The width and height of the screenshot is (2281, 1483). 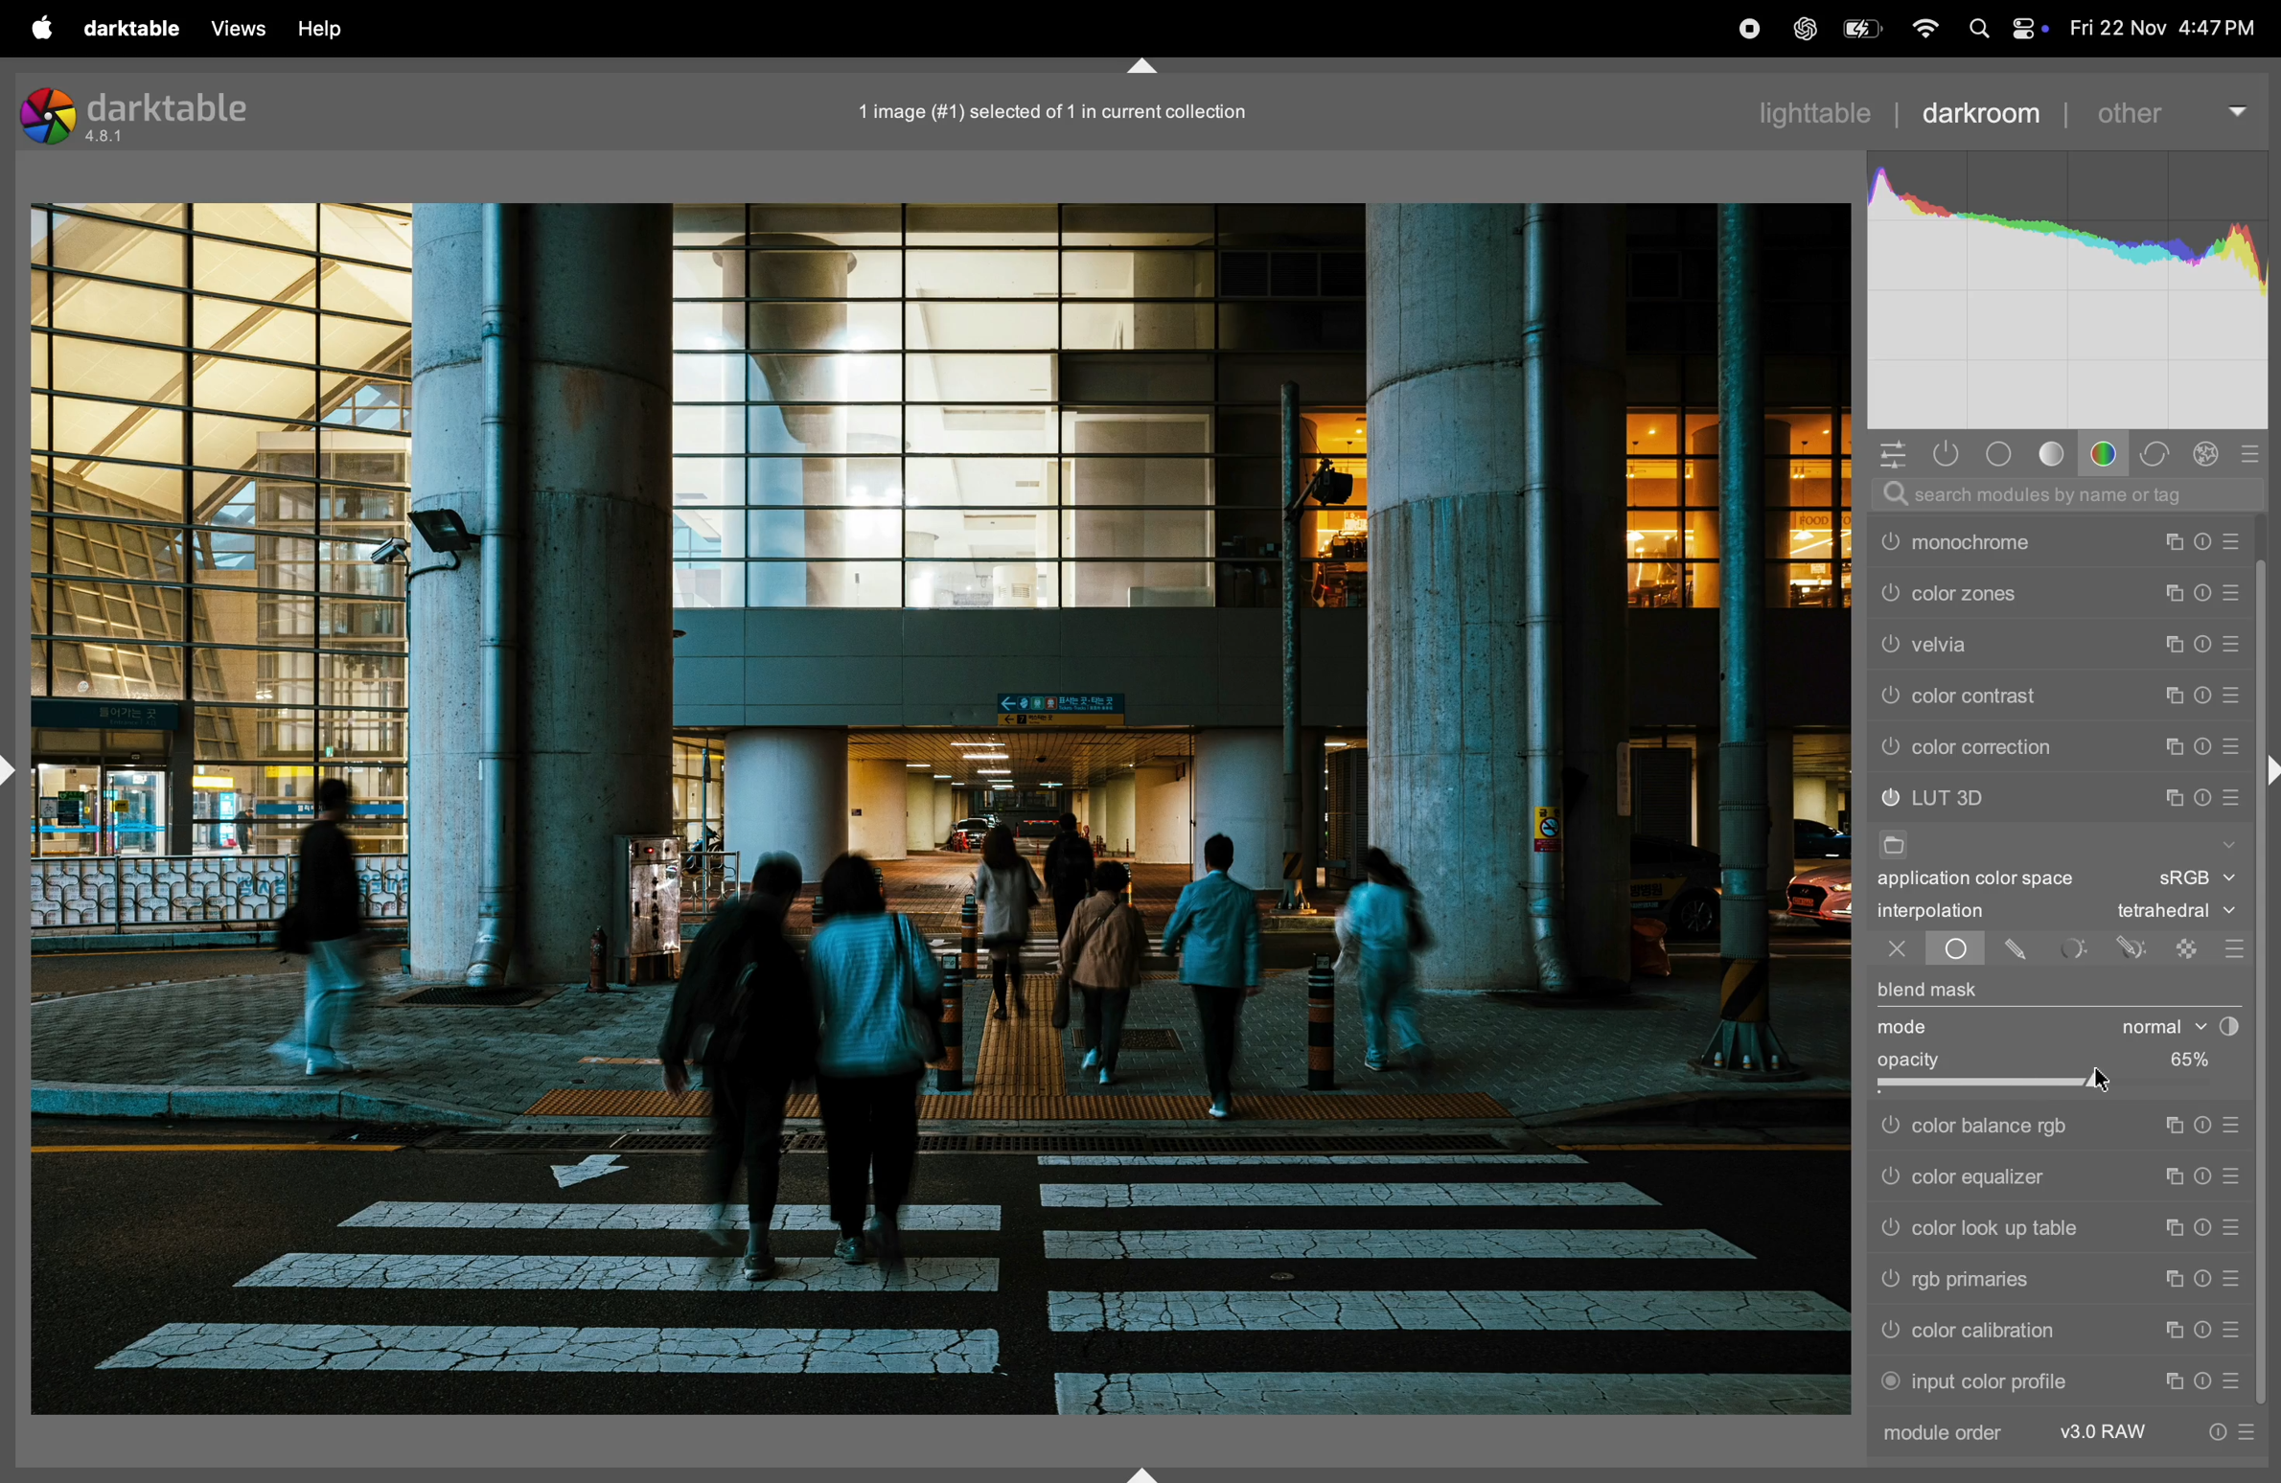 I want to click on blend mask, so click(x=1932, y=990).